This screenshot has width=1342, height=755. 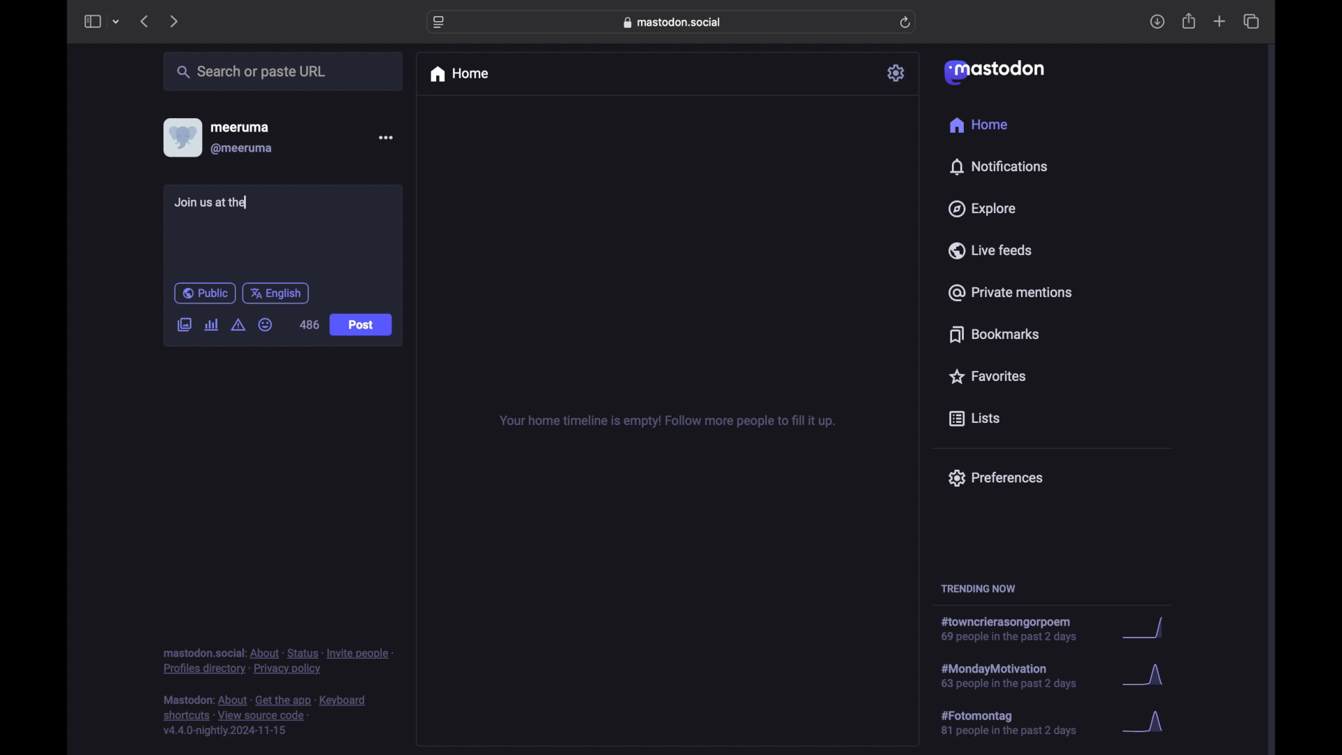 What do you see at coordinates (144, 21) in the screenshot?
I see `previous` at bounding box center [144, 21].